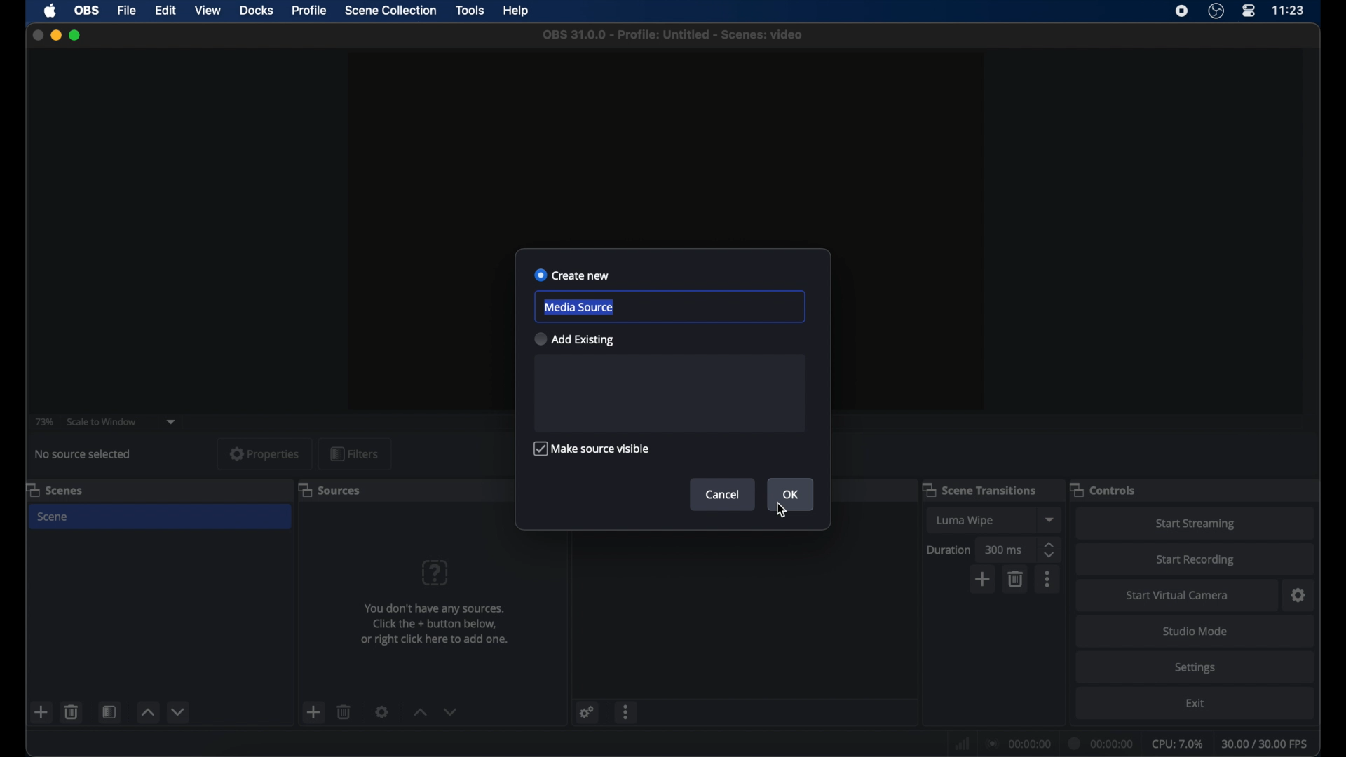  What do you see at coordinates (265, 453) in the screenshot?
I see `properties` at bounding box center [265, 453].